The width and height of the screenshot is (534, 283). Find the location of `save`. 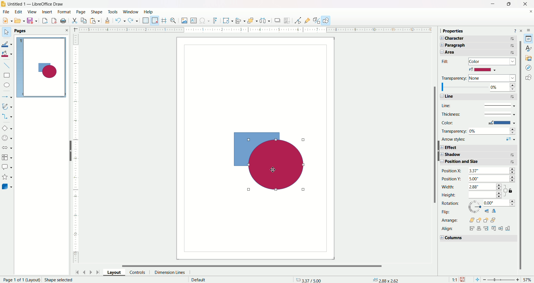

save is located at coordinates (33, 21).